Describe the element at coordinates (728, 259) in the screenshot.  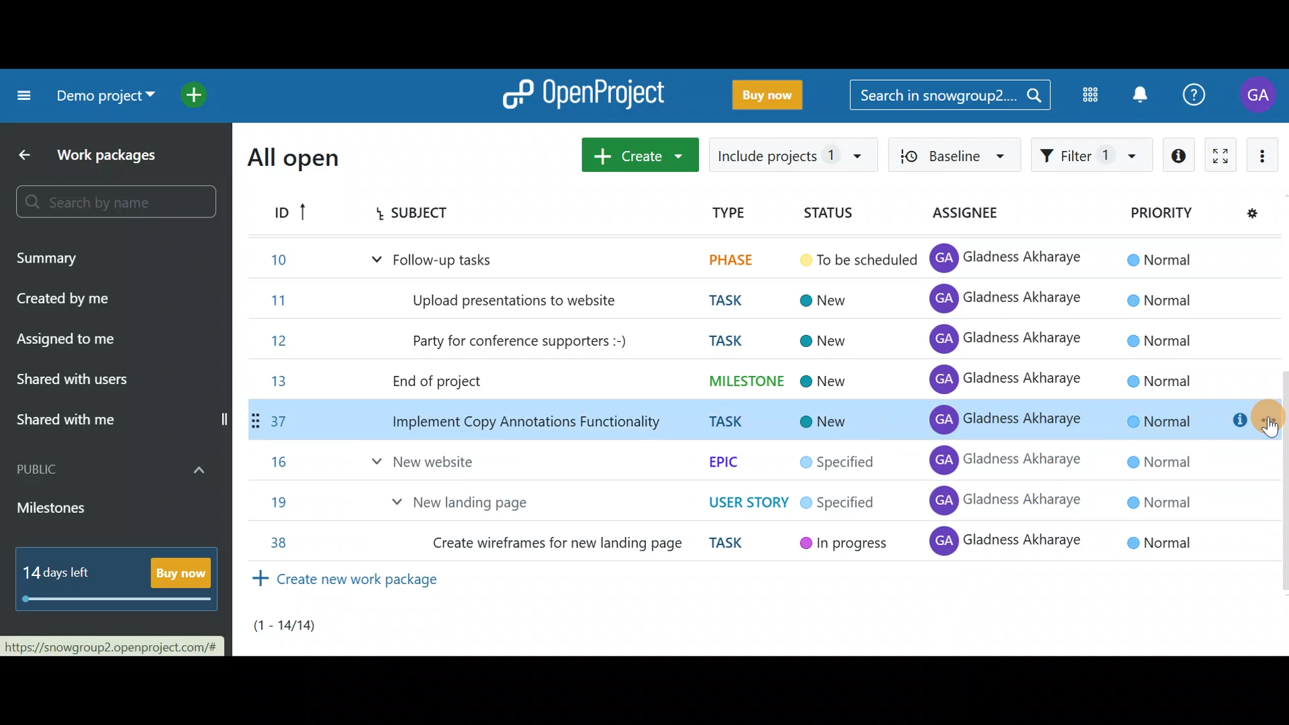
I see `PHASE` at that location.